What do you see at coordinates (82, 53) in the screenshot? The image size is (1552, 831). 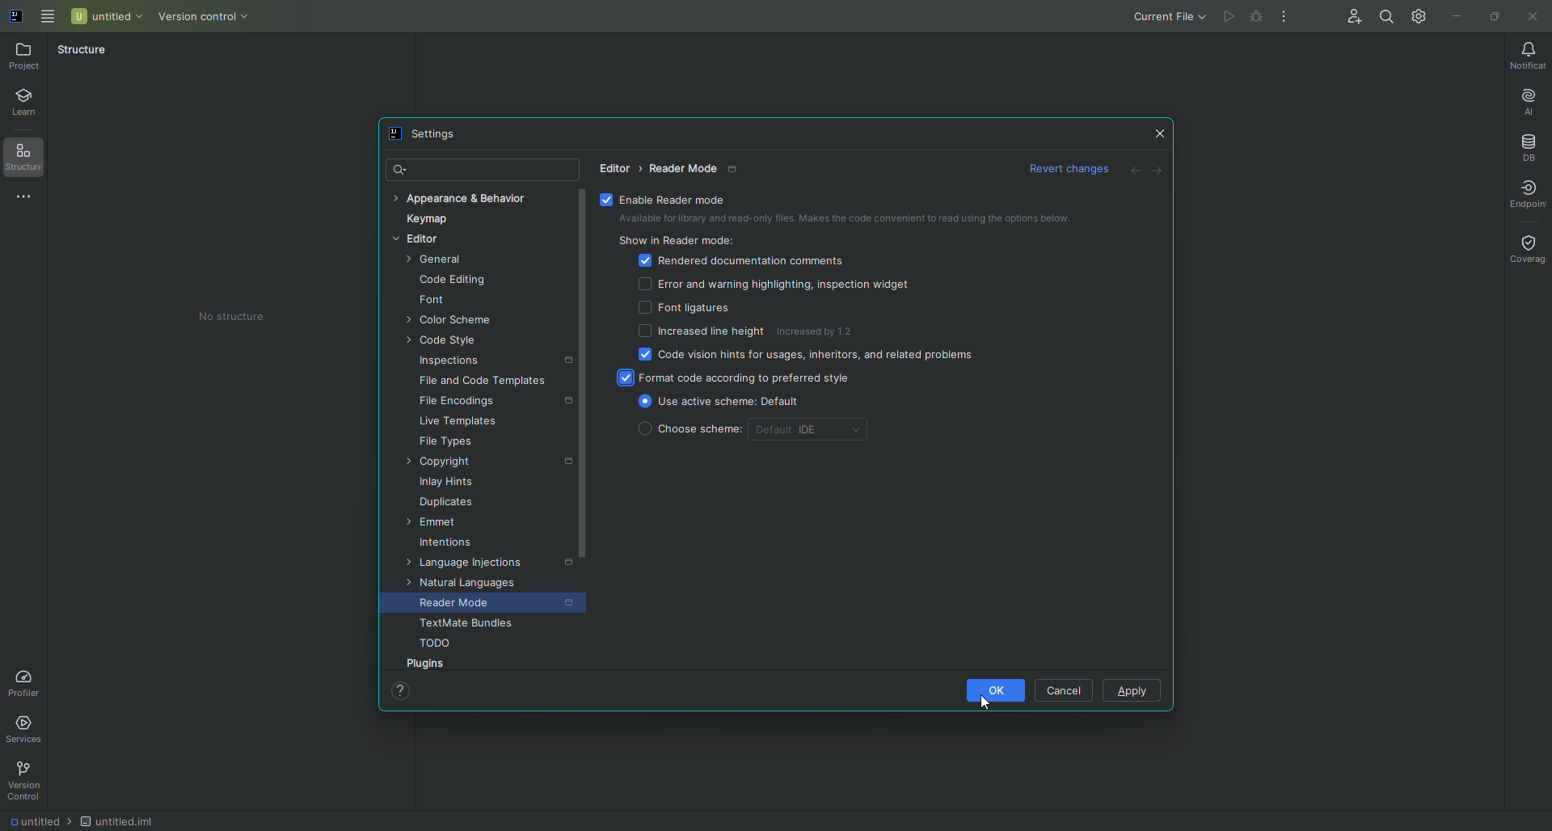 I see `Structure` at bounding box center [82, 53].